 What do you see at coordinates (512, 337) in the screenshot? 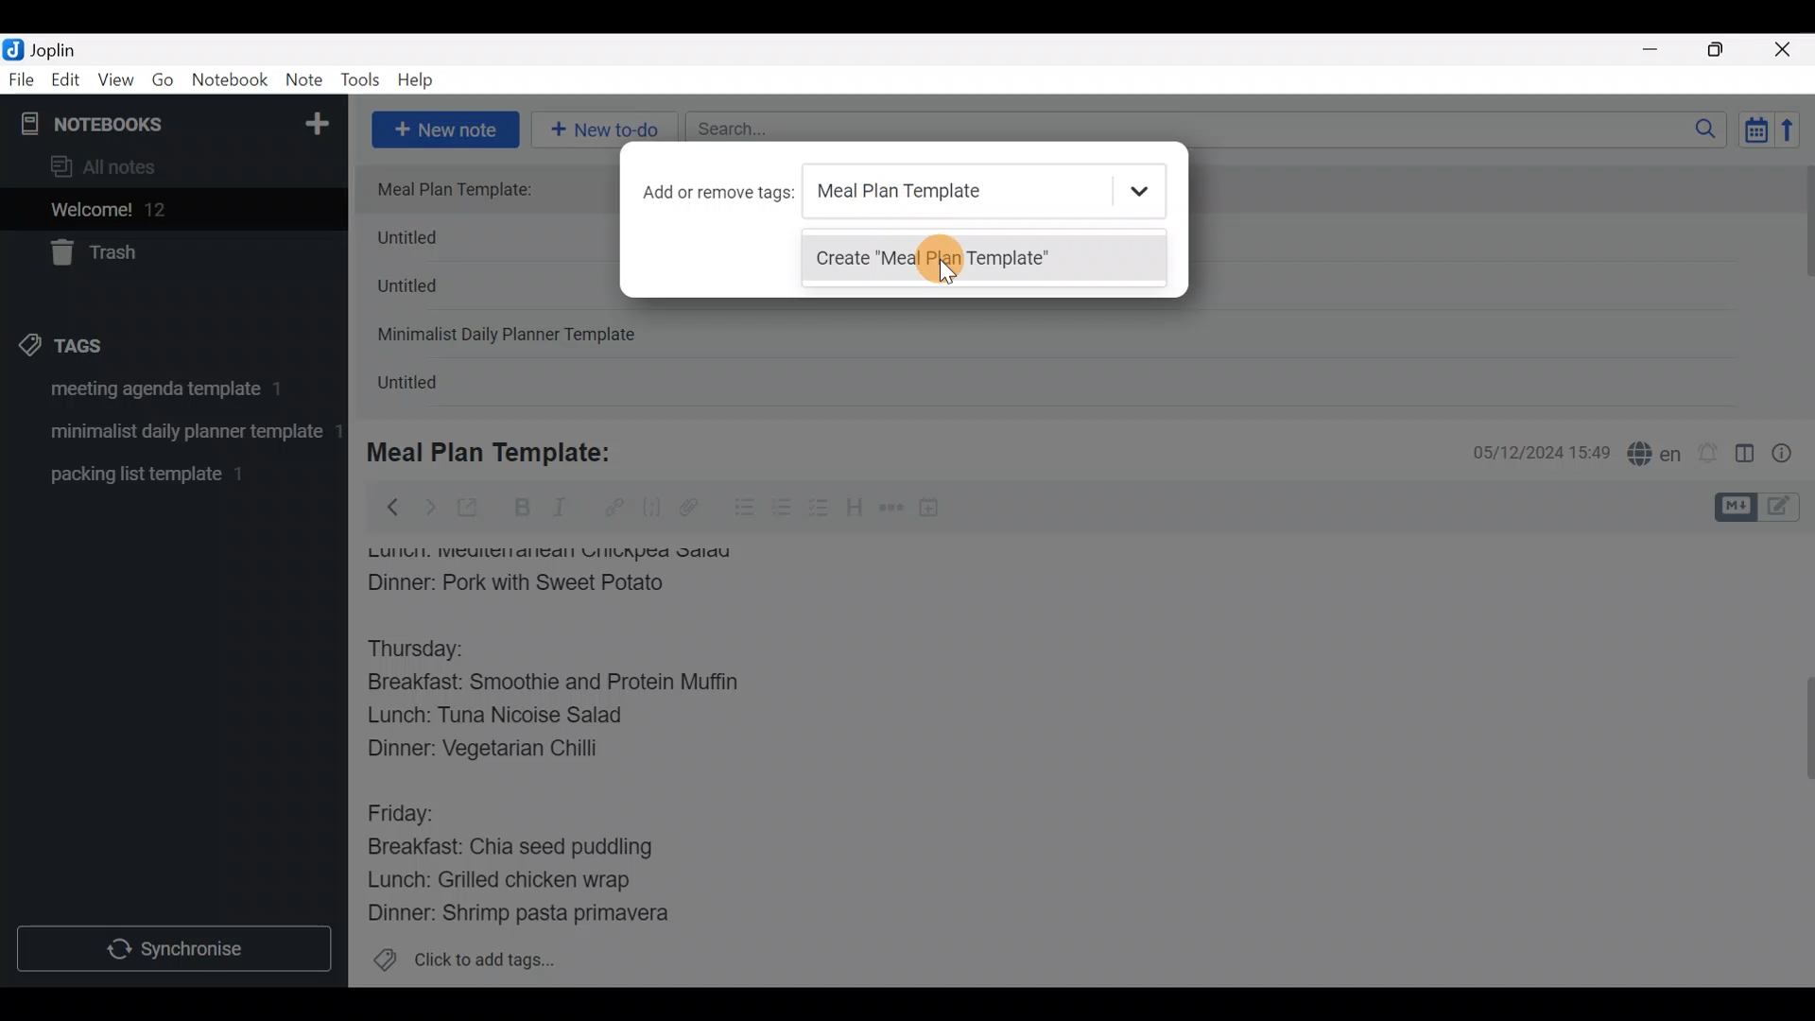
I see `Minimalist Daily Planner Template` at bounding box center [512, 337].